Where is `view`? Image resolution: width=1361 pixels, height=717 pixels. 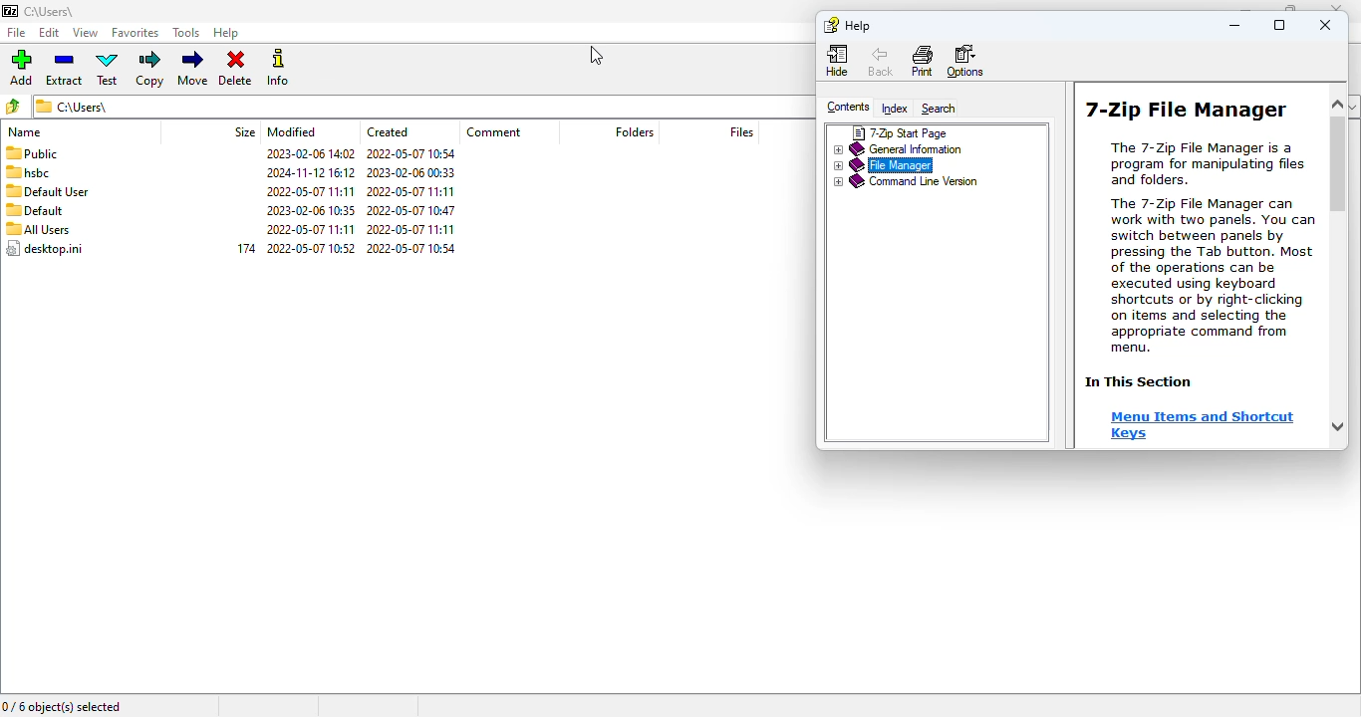
view is located at coordinates (87, 33).